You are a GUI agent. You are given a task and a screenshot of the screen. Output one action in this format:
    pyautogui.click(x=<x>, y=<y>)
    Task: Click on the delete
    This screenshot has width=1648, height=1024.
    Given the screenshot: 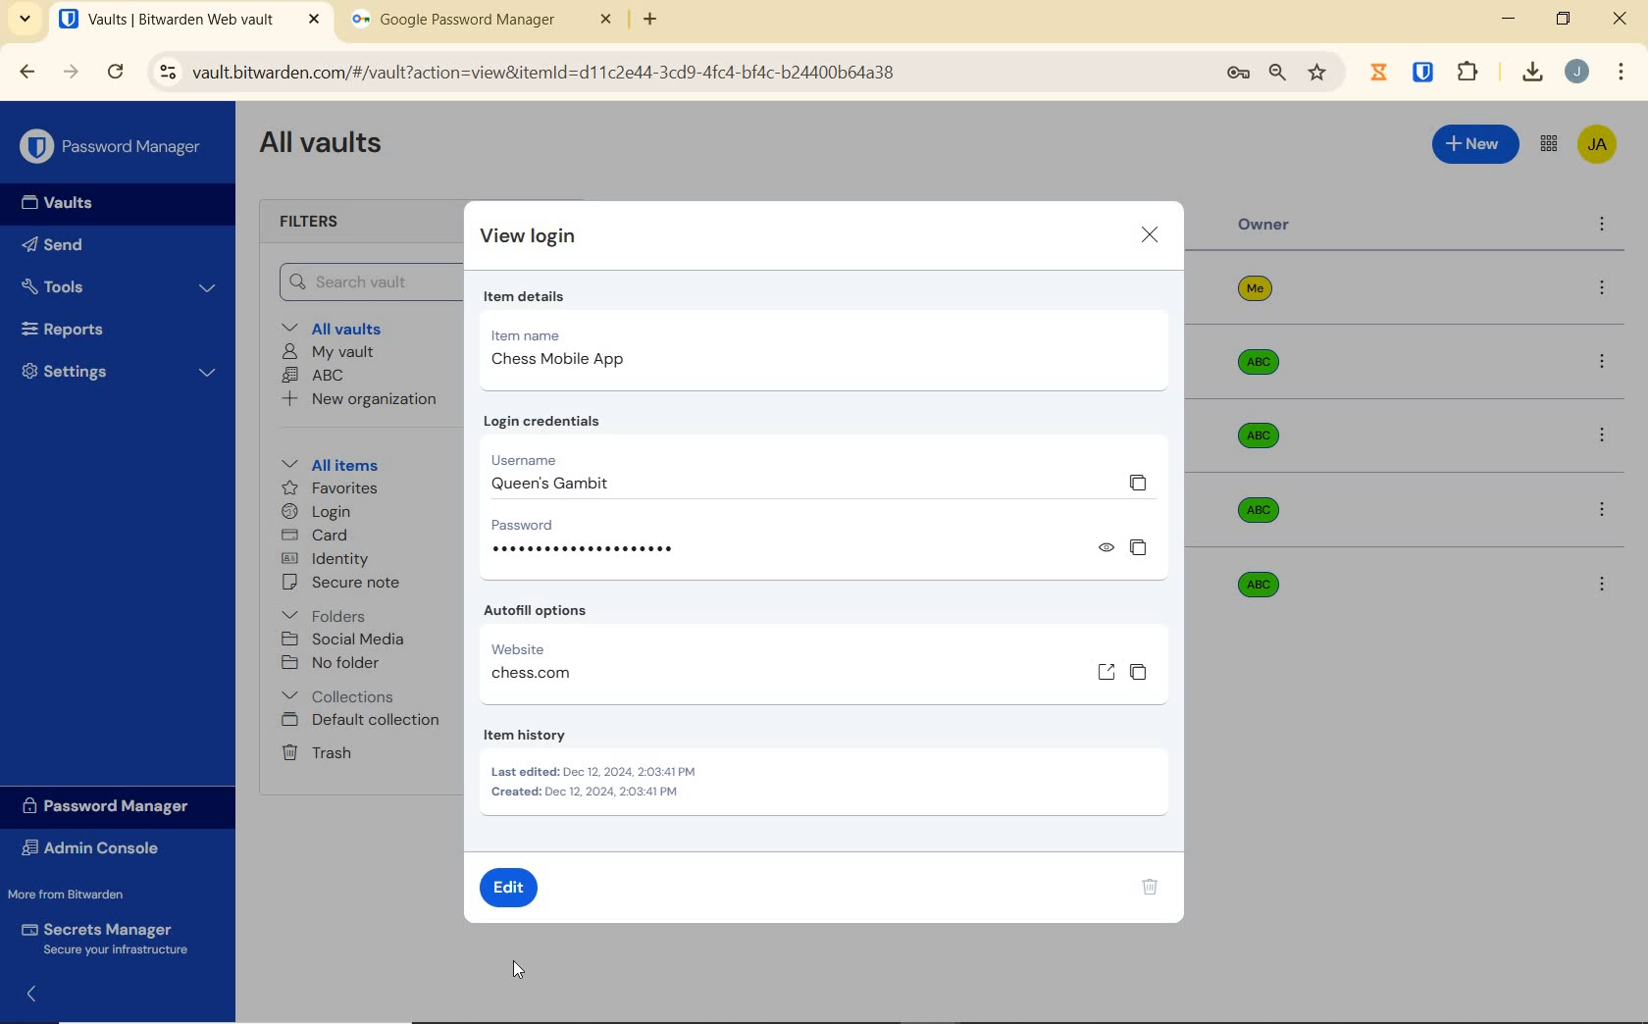 What is the action you would take?
    pyautogui.click(x=1147, y=890)
    